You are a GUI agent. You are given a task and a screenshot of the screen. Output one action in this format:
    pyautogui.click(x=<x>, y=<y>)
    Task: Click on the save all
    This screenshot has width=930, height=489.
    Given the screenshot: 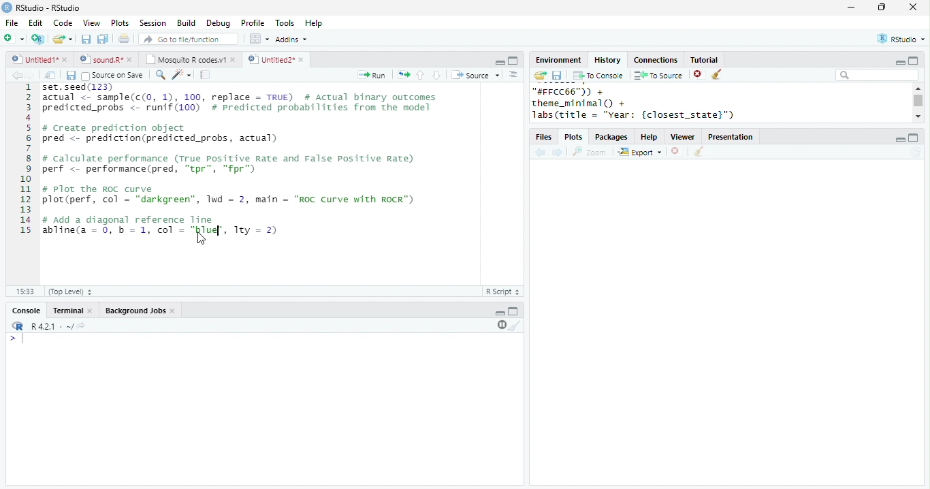 What is the action you would take?
    pyautogui.click(x=103, y=39)
    